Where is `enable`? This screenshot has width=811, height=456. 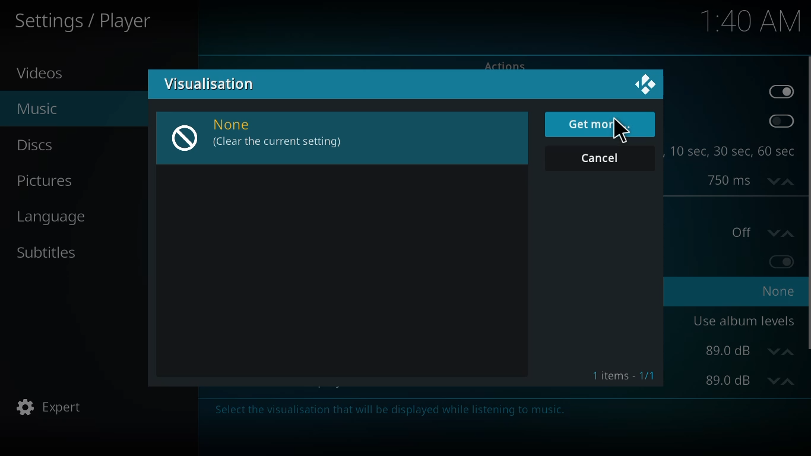 enable is located at coordinates (779, 122).